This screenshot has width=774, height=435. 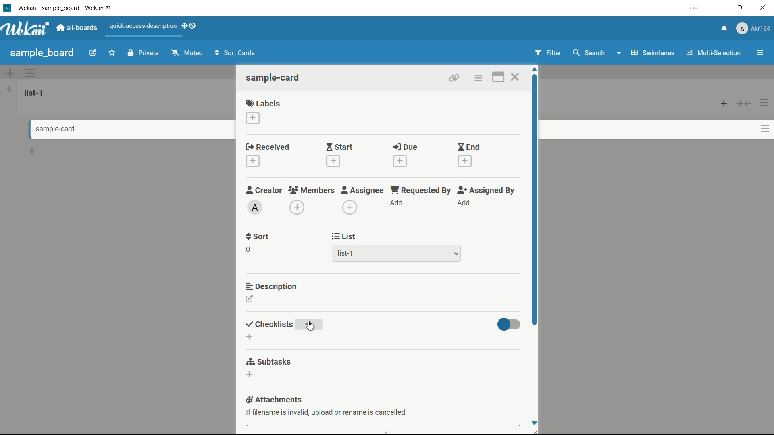 I want to click on sort, so click(x=258, y=236).